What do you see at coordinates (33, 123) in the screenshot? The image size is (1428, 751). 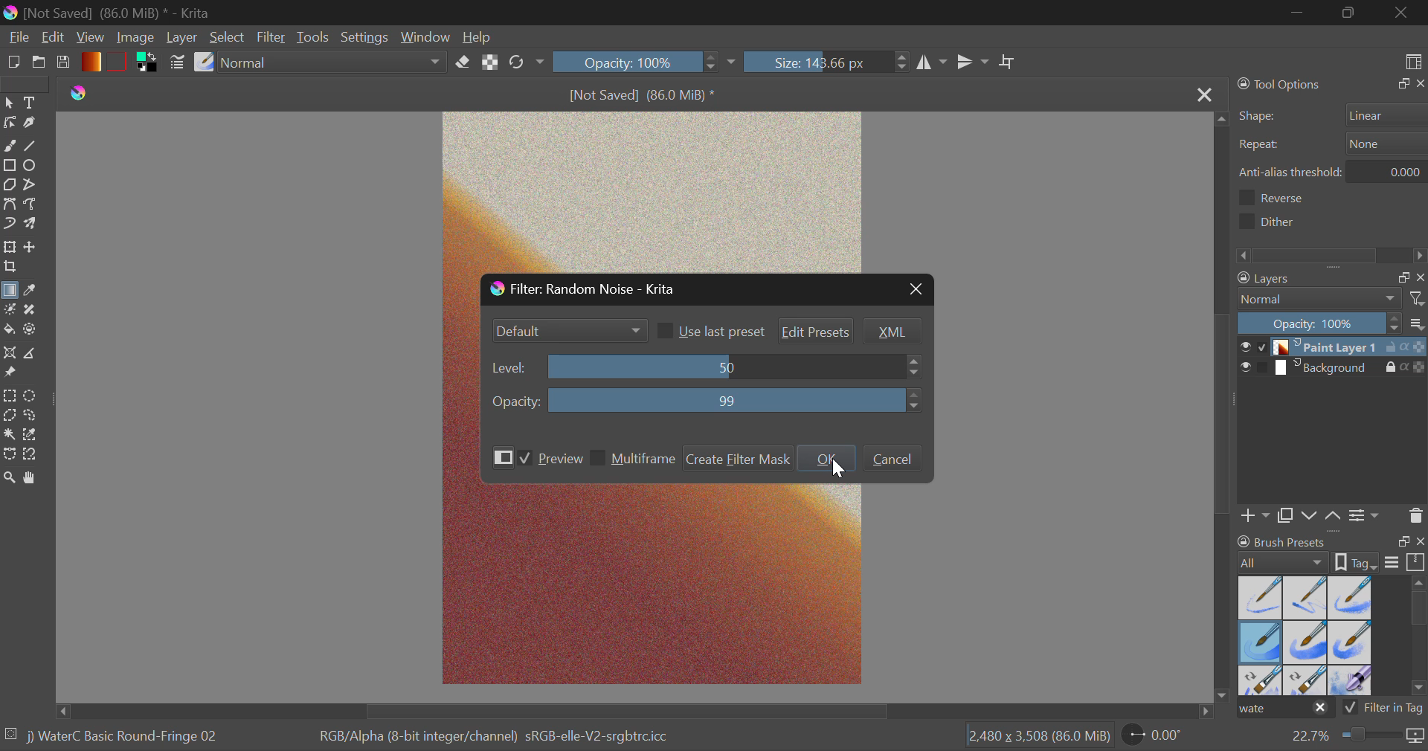 I see `Calligraphic Tool` at bounding box center [33, 123].